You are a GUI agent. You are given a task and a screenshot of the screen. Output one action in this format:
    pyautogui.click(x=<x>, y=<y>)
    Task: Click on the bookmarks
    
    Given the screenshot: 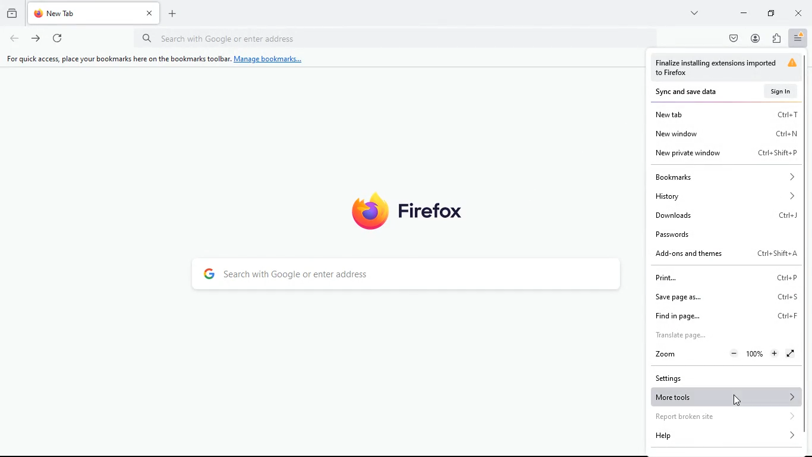 What is the action you would take?
    pyautogui.click(x=725, y=176)
    